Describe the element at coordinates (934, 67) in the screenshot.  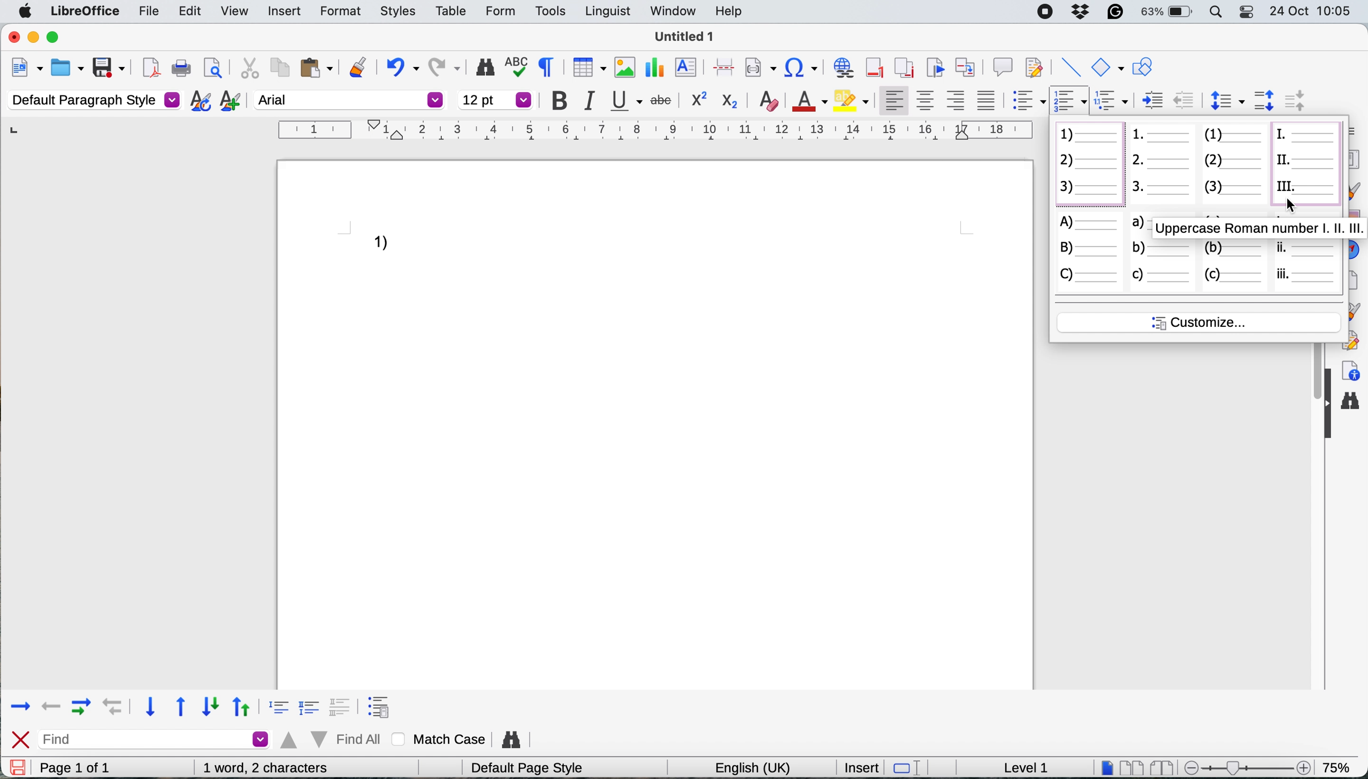
I see `insert bookmark` at that location.